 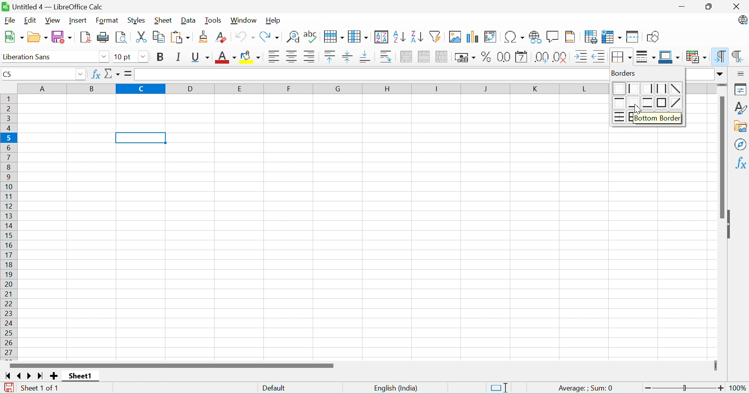 I want to click on Bold, so click(x=159, y=57).